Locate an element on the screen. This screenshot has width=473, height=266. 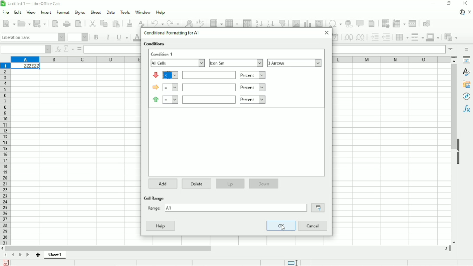
icon condition is located at coordinates (194, 87).